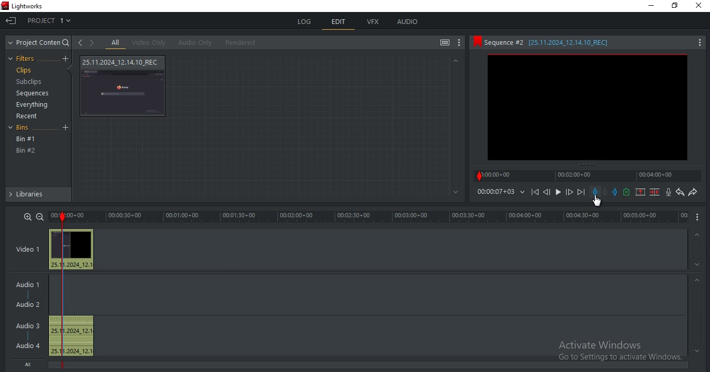  What do you see at coordinates (23, 70) in the screenshot?
I see `clips` at bounding box center [23, 70].